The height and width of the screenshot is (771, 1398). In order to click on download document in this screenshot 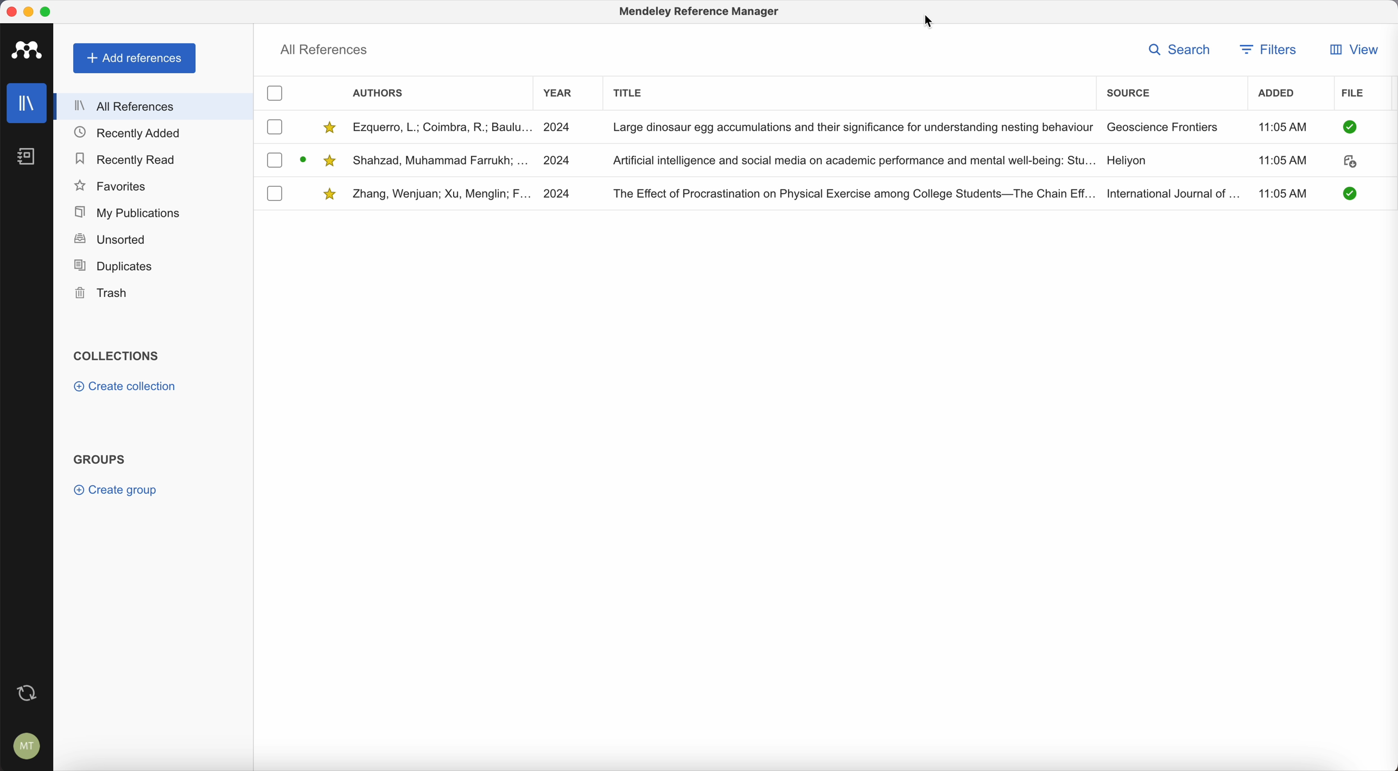, I will do `click(305, 158)`.